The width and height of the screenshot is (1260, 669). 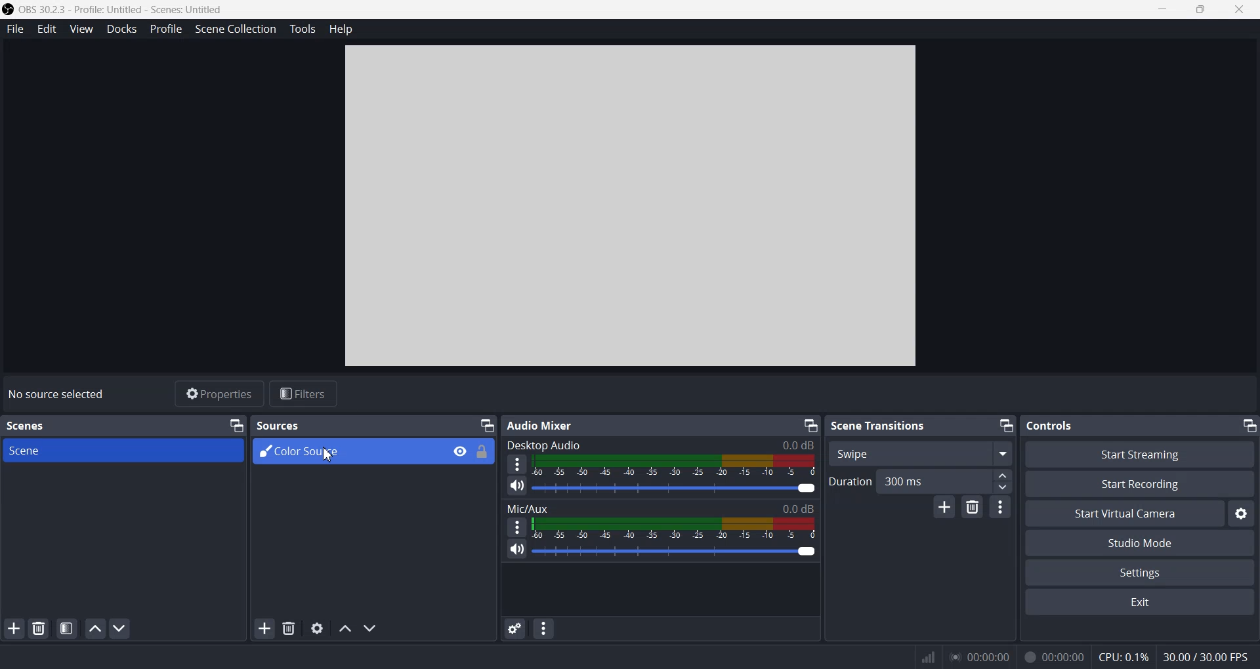 I want to click on 00:00:00, so click(x=978, y=656).